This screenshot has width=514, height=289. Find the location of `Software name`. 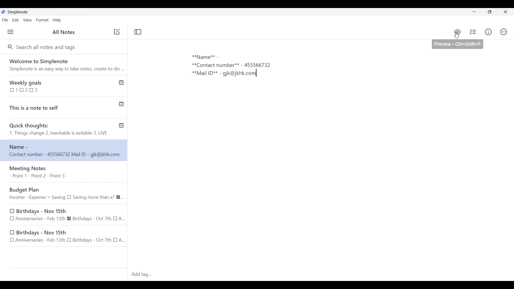

Software name is located at coordinates (18, 12).